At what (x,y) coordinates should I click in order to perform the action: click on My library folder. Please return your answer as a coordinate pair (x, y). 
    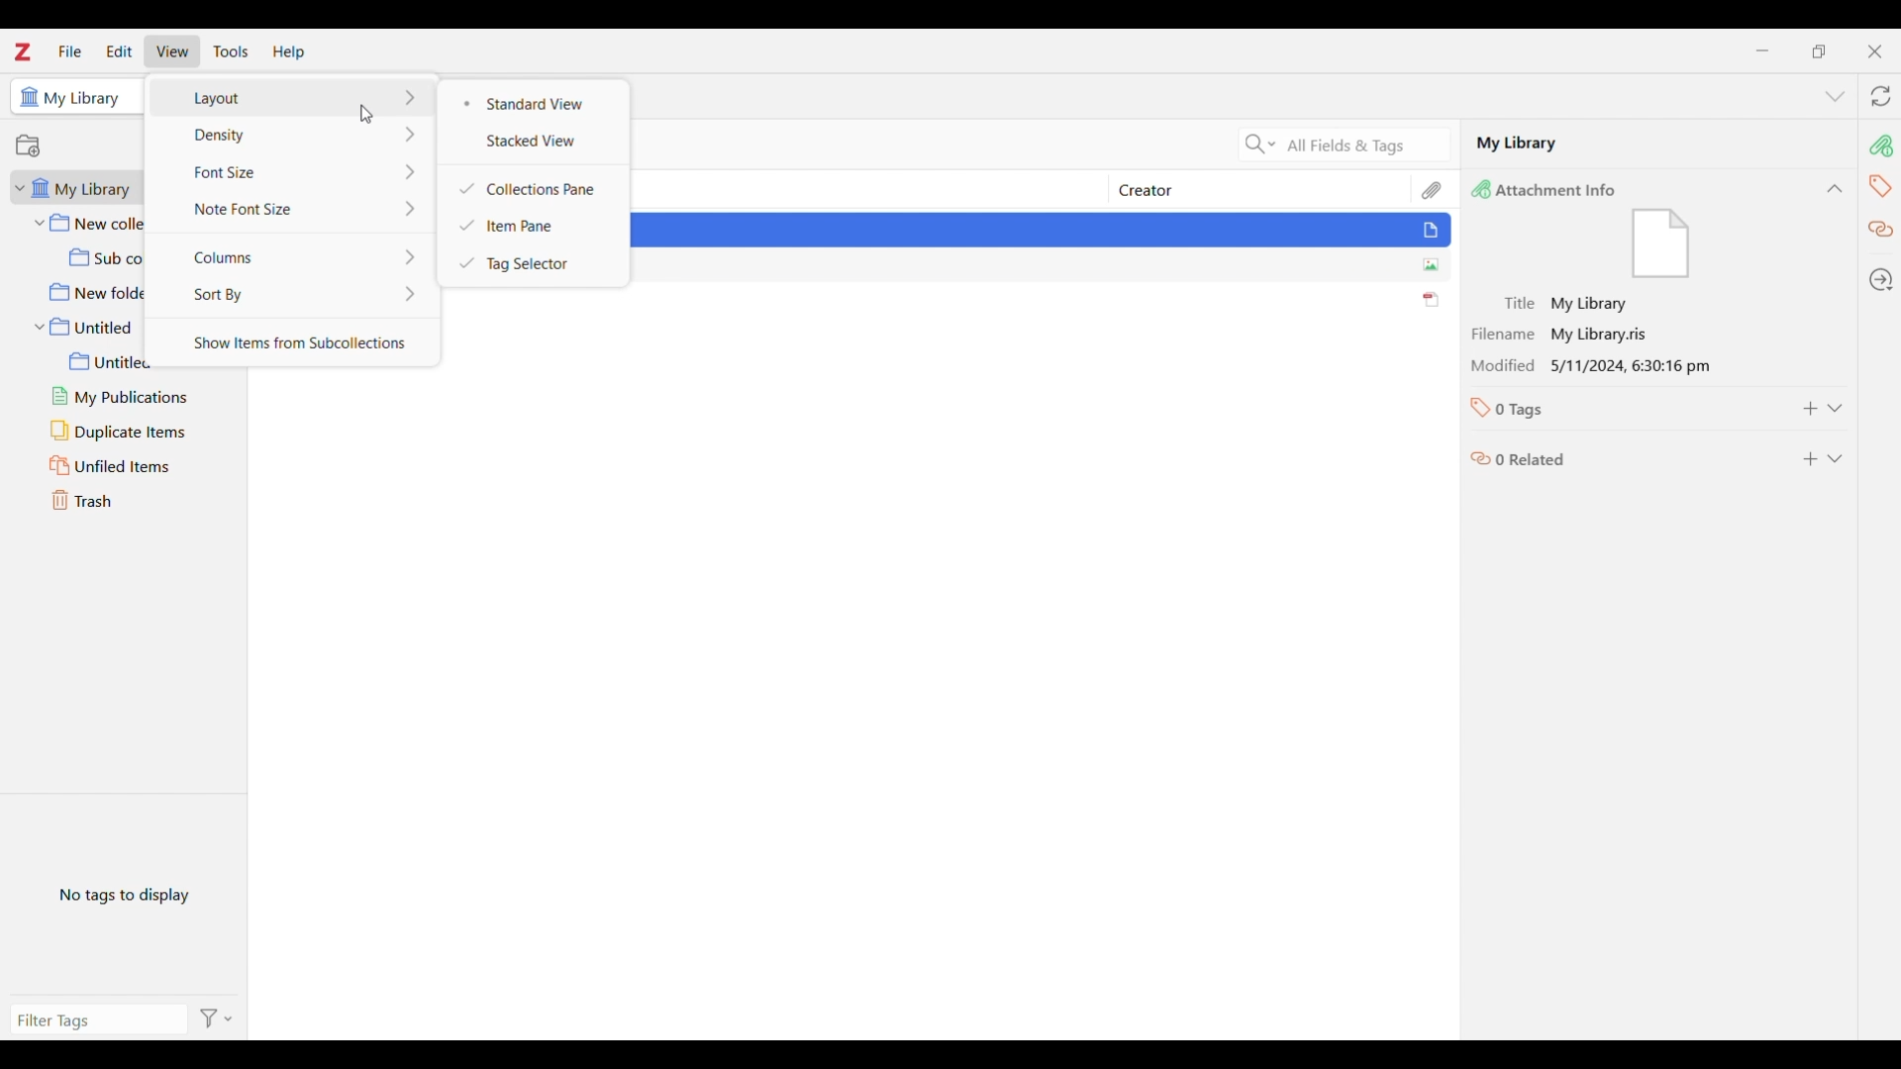
    Looking at the image, I should click on (80, 187).